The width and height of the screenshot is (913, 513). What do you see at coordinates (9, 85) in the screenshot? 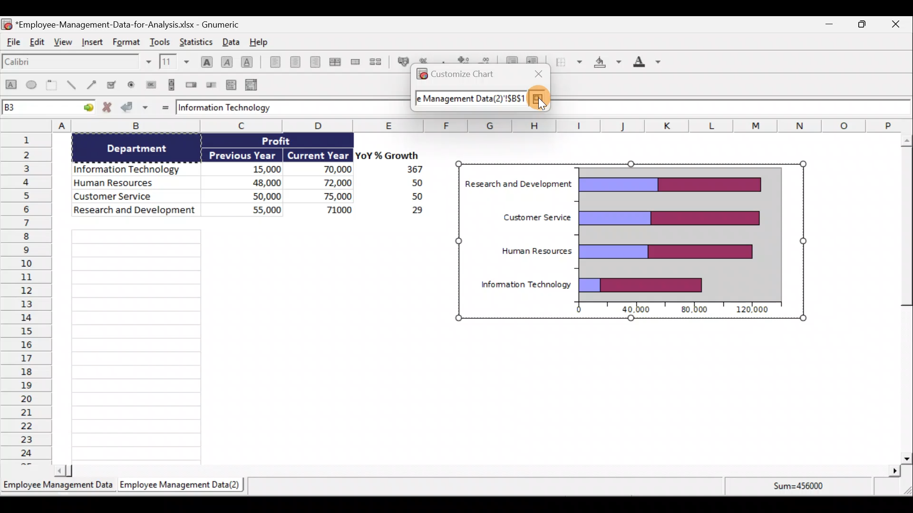
I see `Create a rectangle object` at bounding box center [9, 85].